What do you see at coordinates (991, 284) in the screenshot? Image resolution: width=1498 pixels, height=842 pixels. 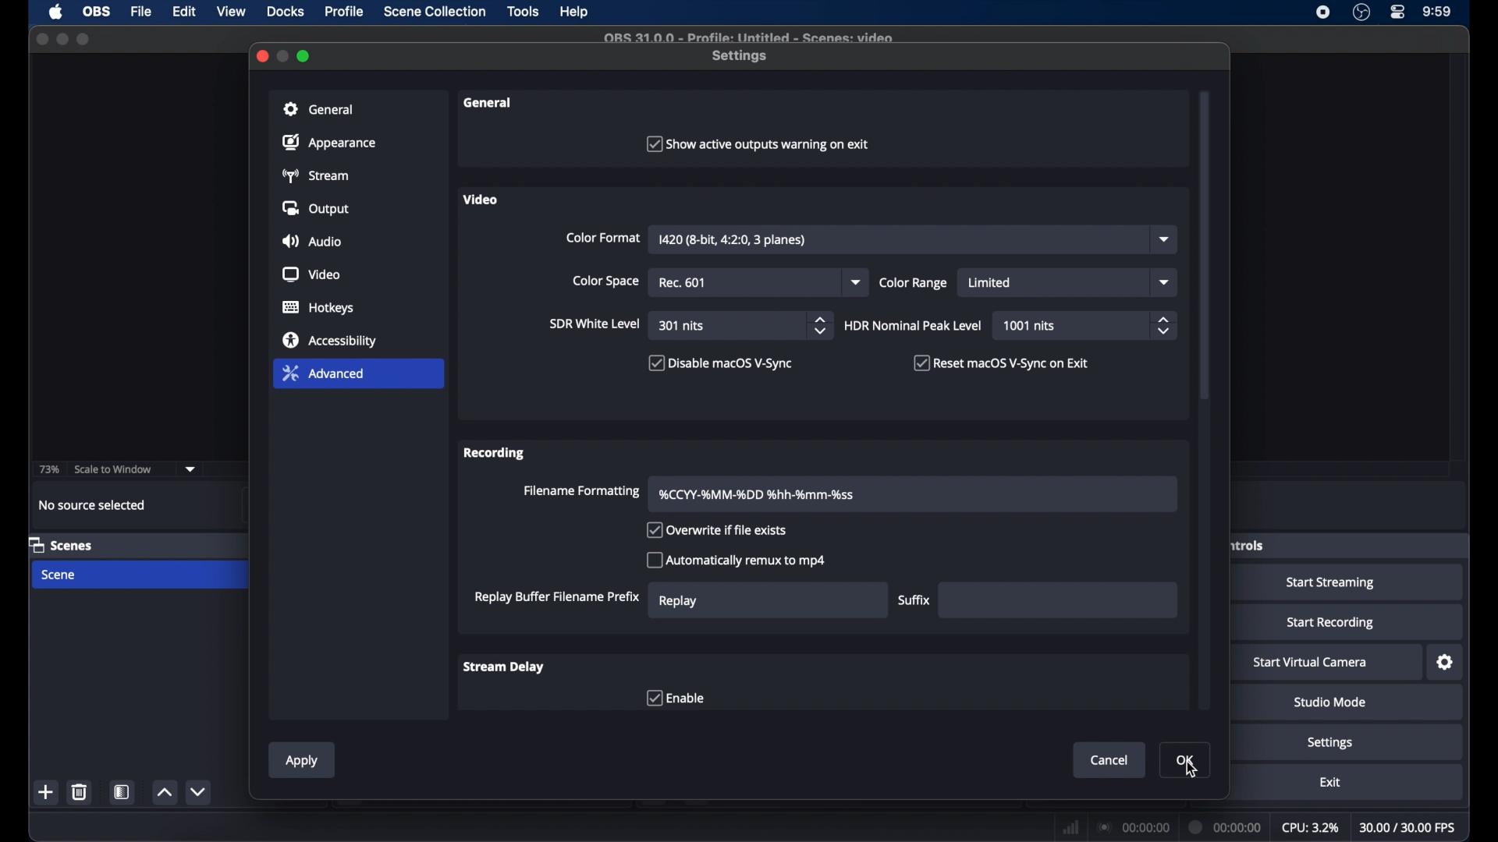 I see `limited` at bounding box center [991, 284].